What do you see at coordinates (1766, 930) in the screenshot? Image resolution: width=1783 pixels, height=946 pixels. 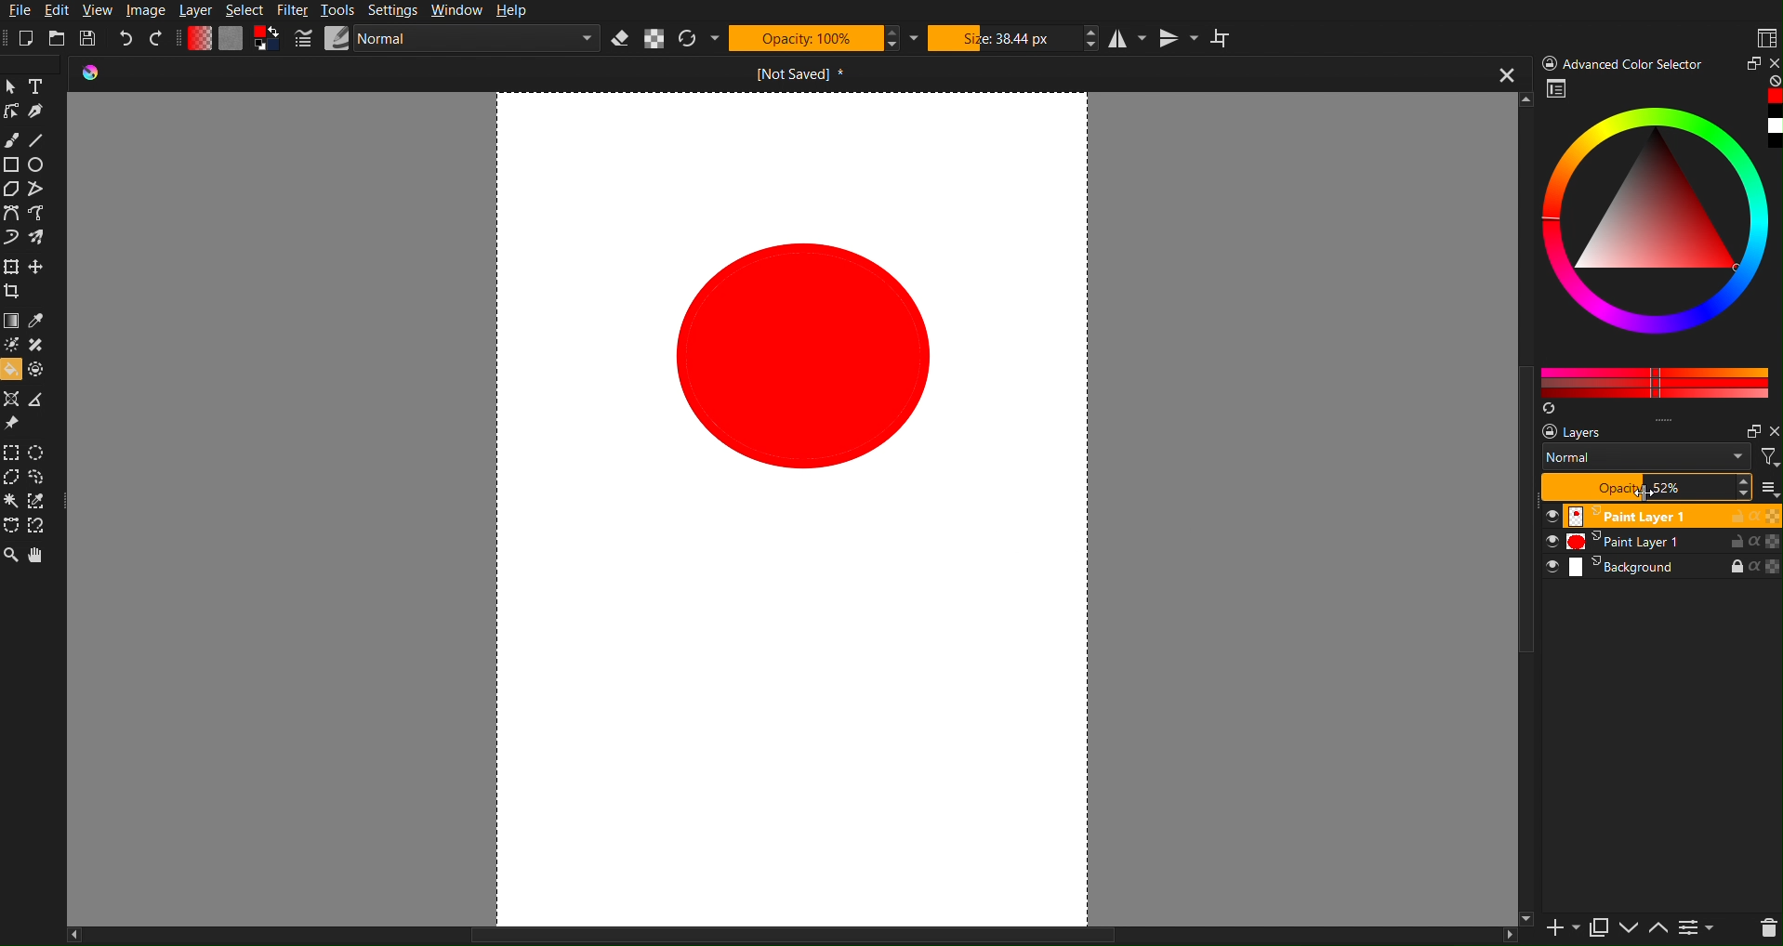 I see `Delete ` at bounding box center [1766, 930].